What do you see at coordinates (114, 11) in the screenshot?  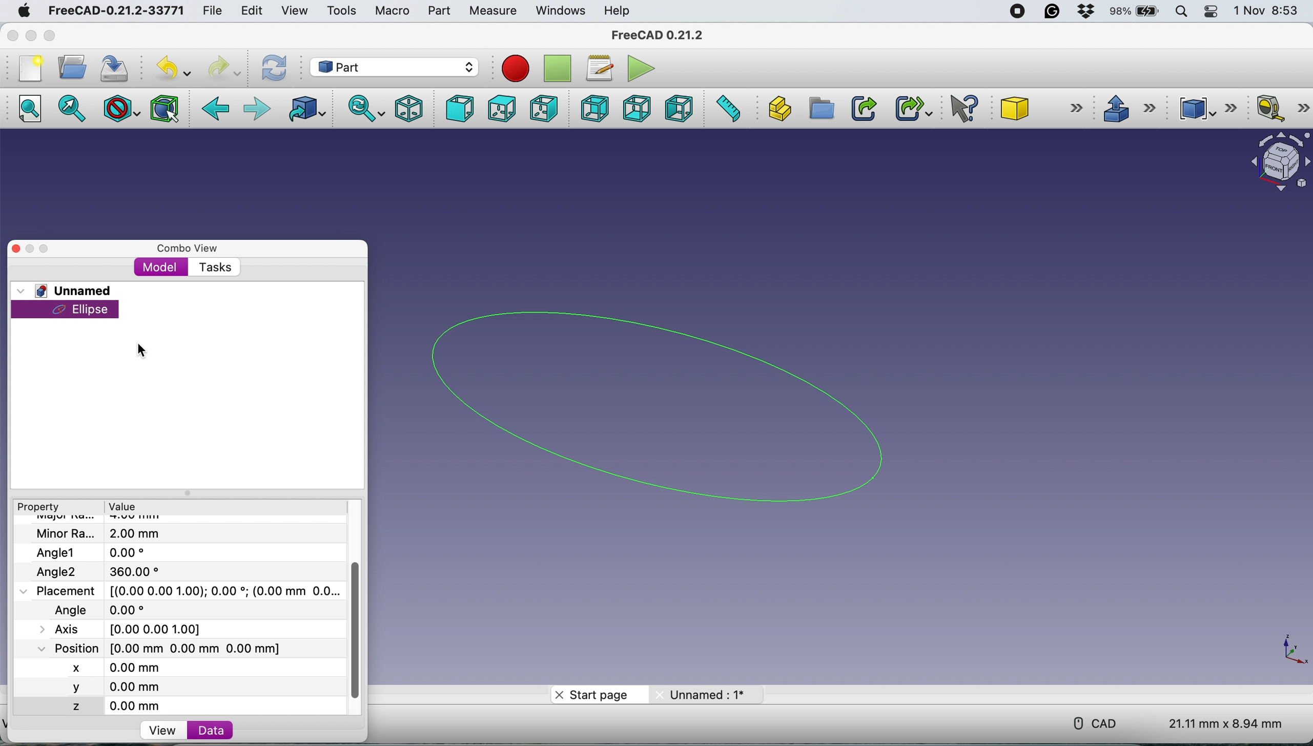 I see `freecad` at bounding box center [114, 11].